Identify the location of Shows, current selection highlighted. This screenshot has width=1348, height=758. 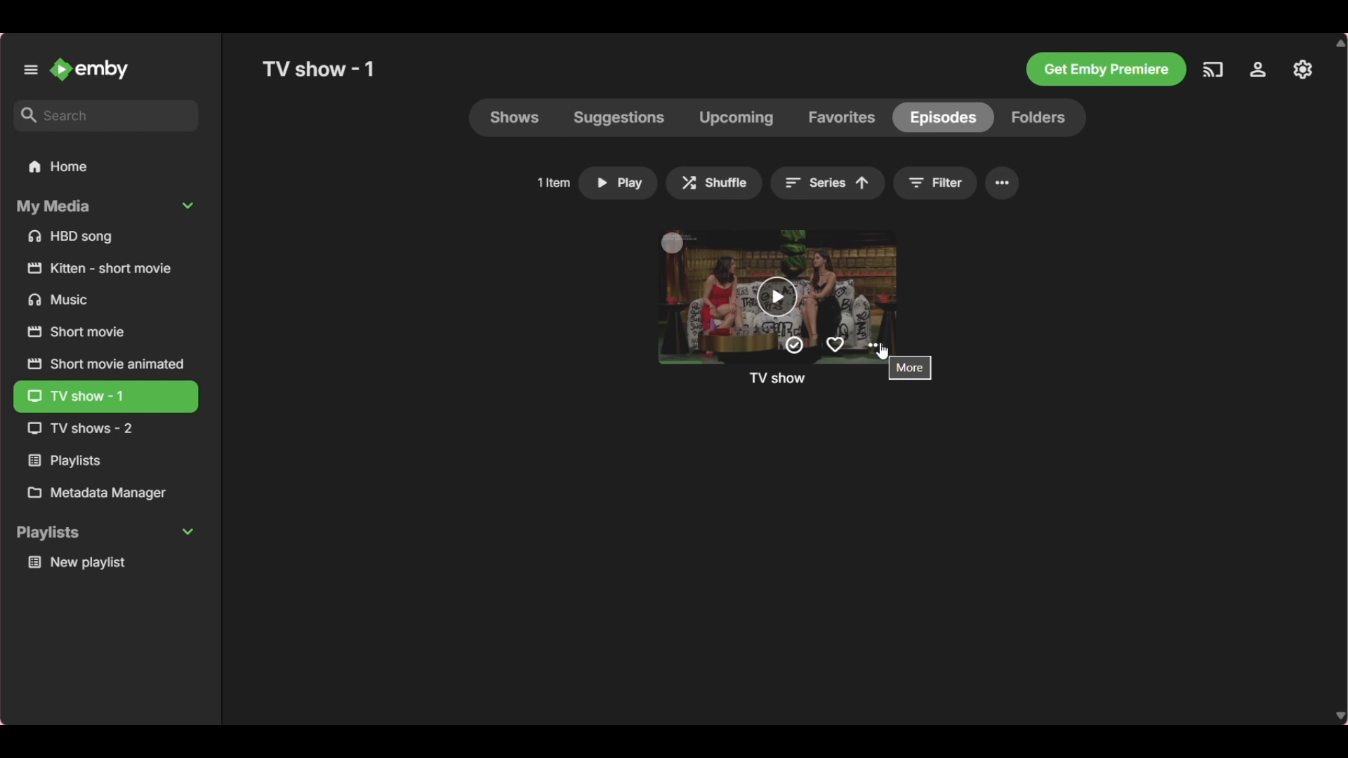
(515, 117).